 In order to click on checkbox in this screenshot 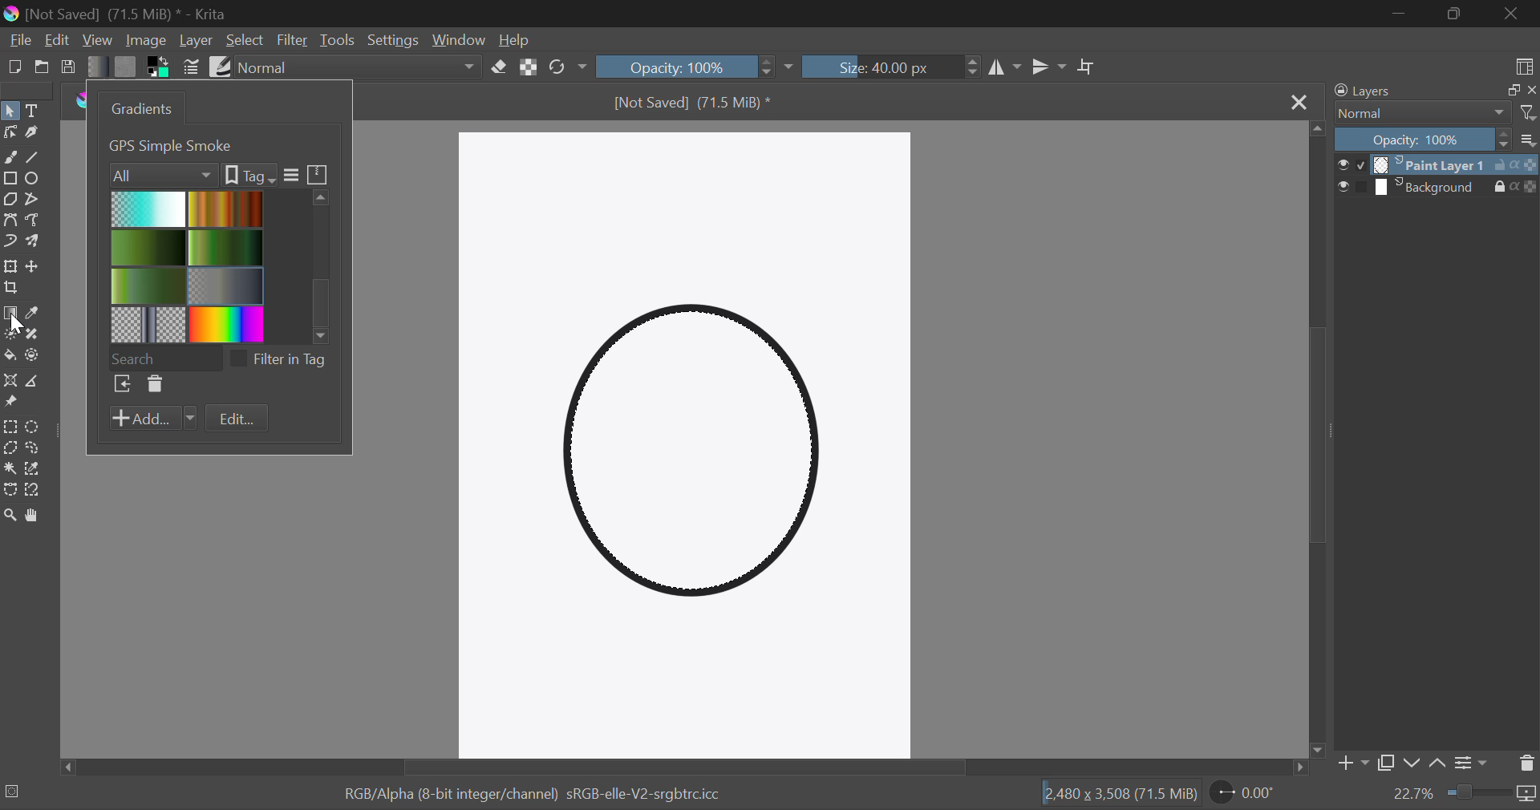, I will do `click(238, 359)`.